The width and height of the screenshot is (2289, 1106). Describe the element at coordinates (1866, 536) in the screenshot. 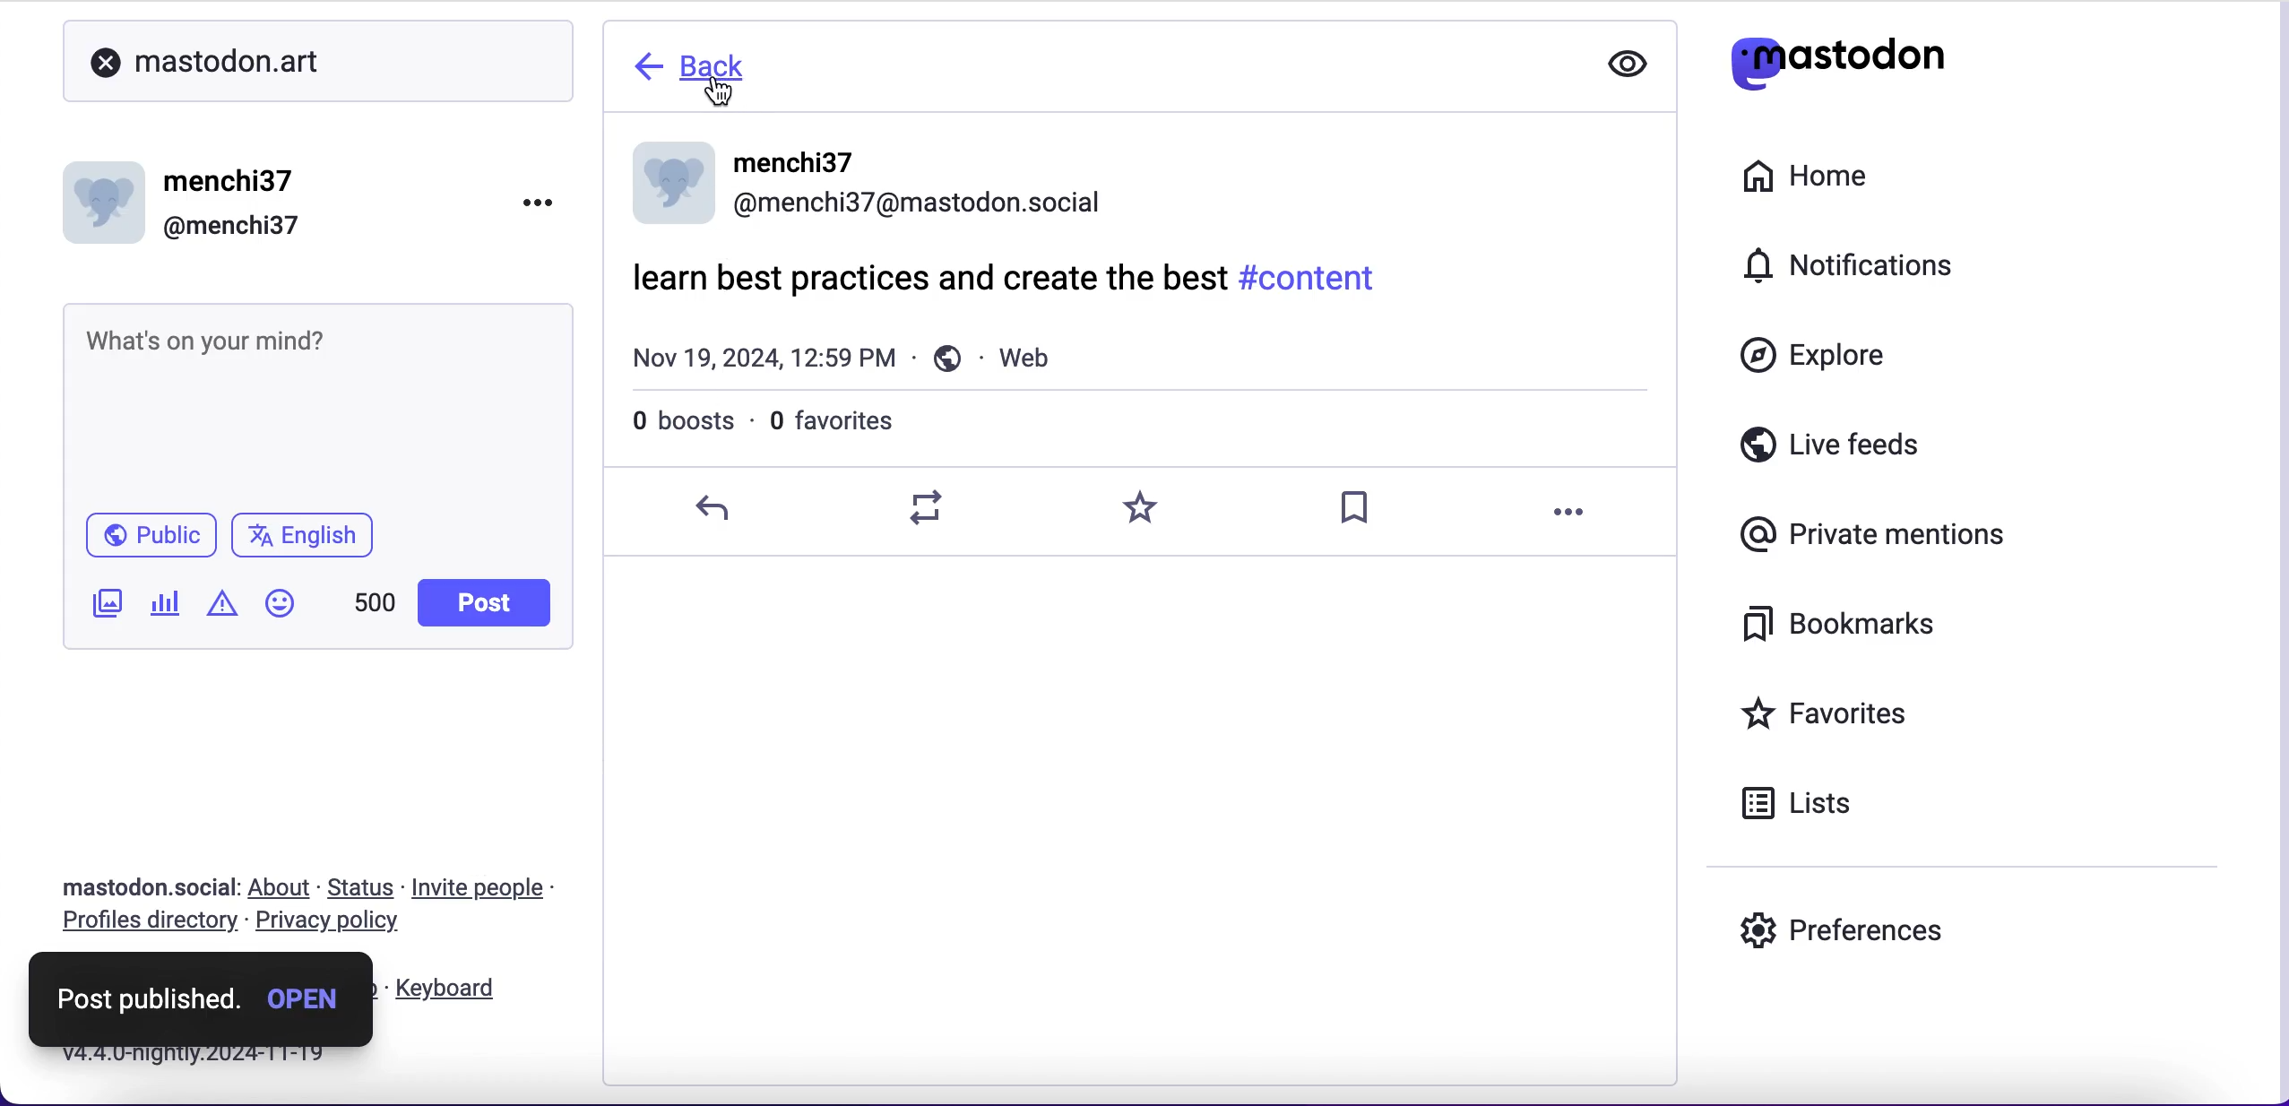

I see `private mentions` at that location.